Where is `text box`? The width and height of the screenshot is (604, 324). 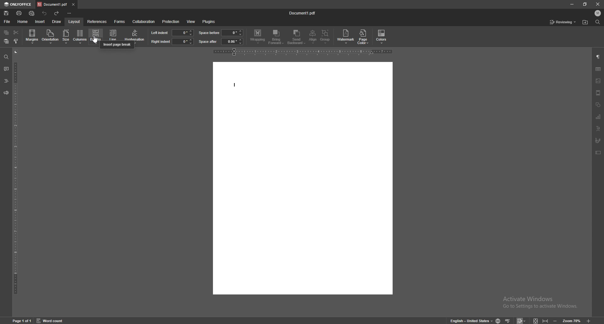
text box is located at coordinates (598, 152).